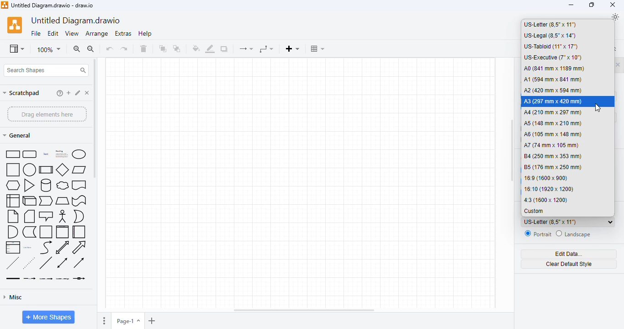  What do you see at coordinates (29, 201) in the screenshot?
I see `cube` at bounding box center [29, 201].